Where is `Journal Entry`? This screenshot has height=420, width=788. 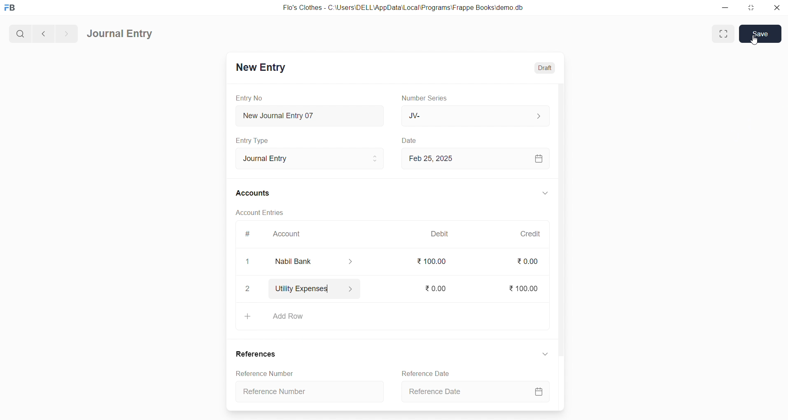
Journal Entry is located at coordinates (121, 34).